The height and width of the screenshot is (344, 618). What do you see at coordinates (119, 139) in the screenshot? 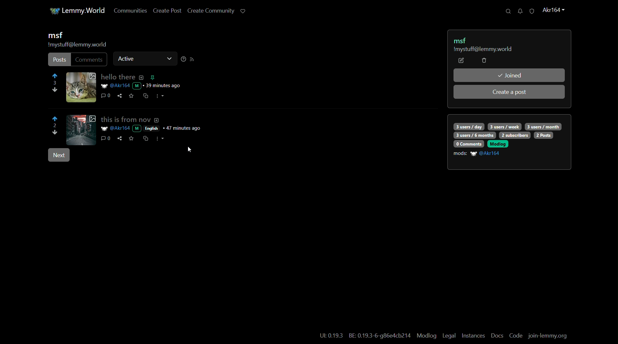
I see `share` at bounding box center [119, 139].